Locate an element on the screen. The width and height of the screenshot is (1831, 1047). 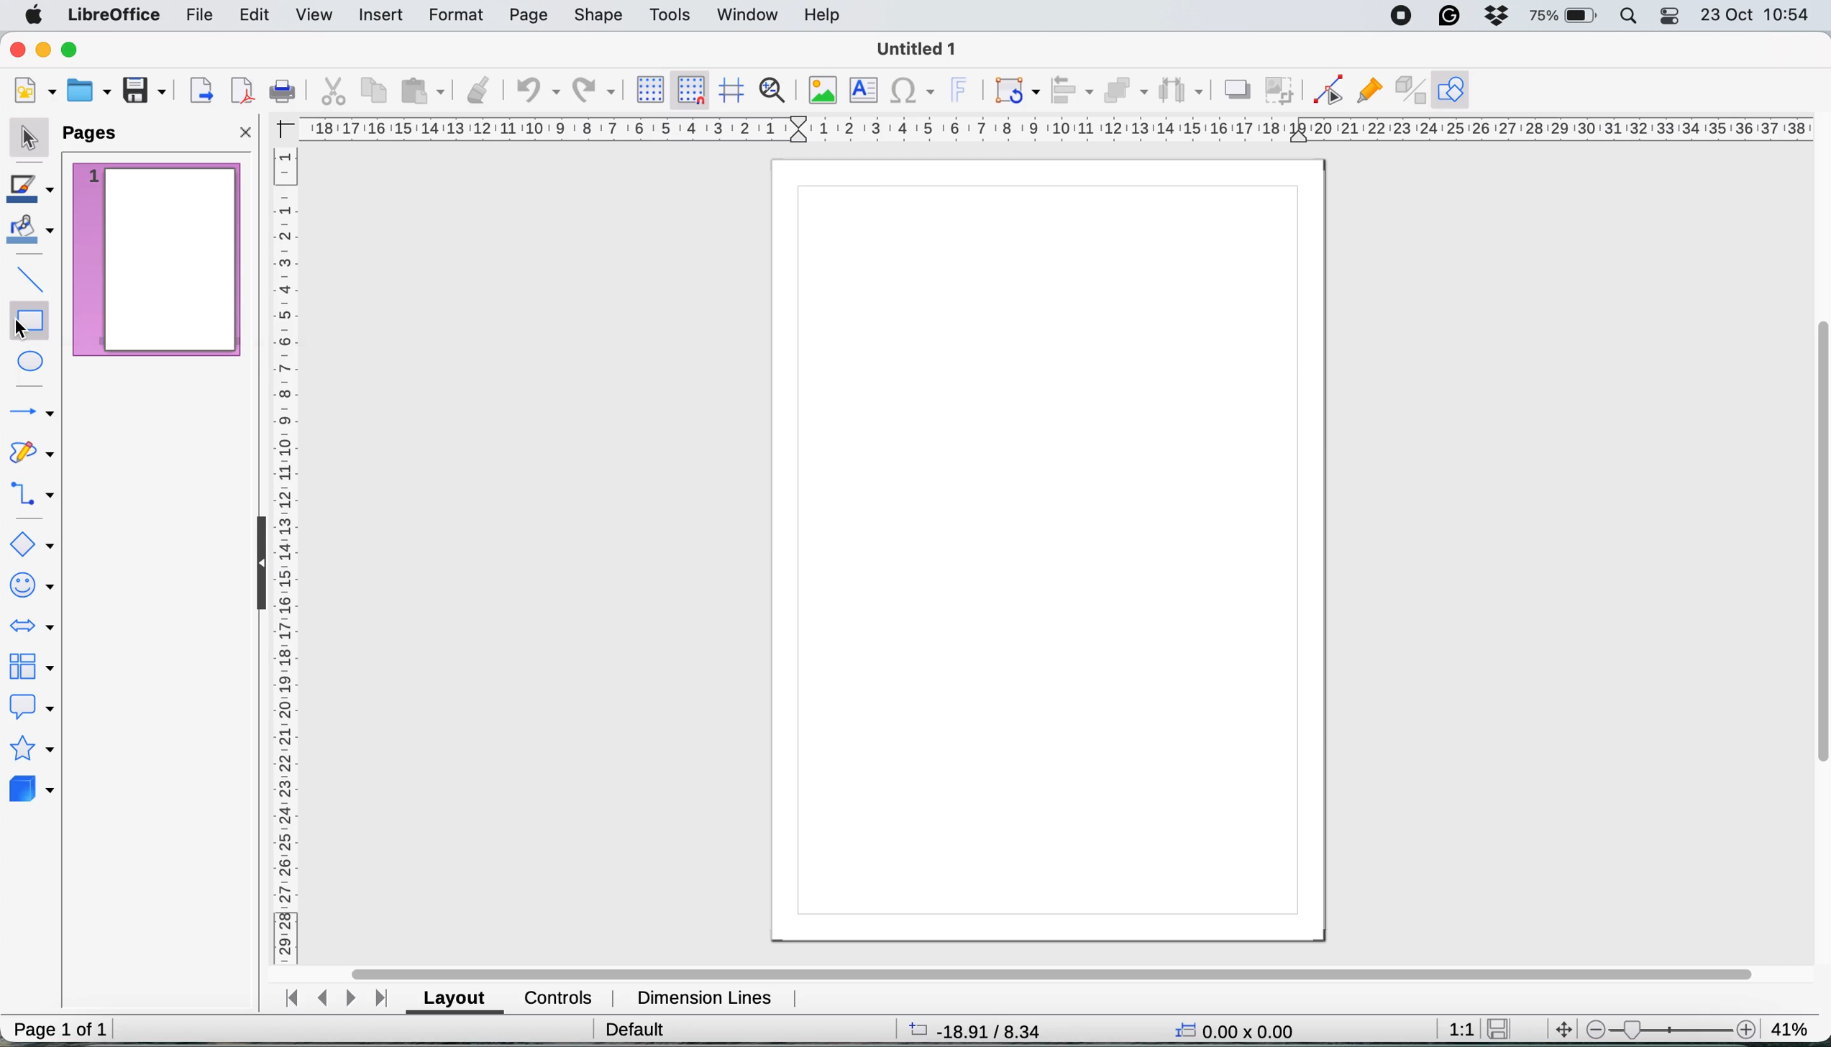
horizontal scroll bar is located at coordinates (1053, 966).